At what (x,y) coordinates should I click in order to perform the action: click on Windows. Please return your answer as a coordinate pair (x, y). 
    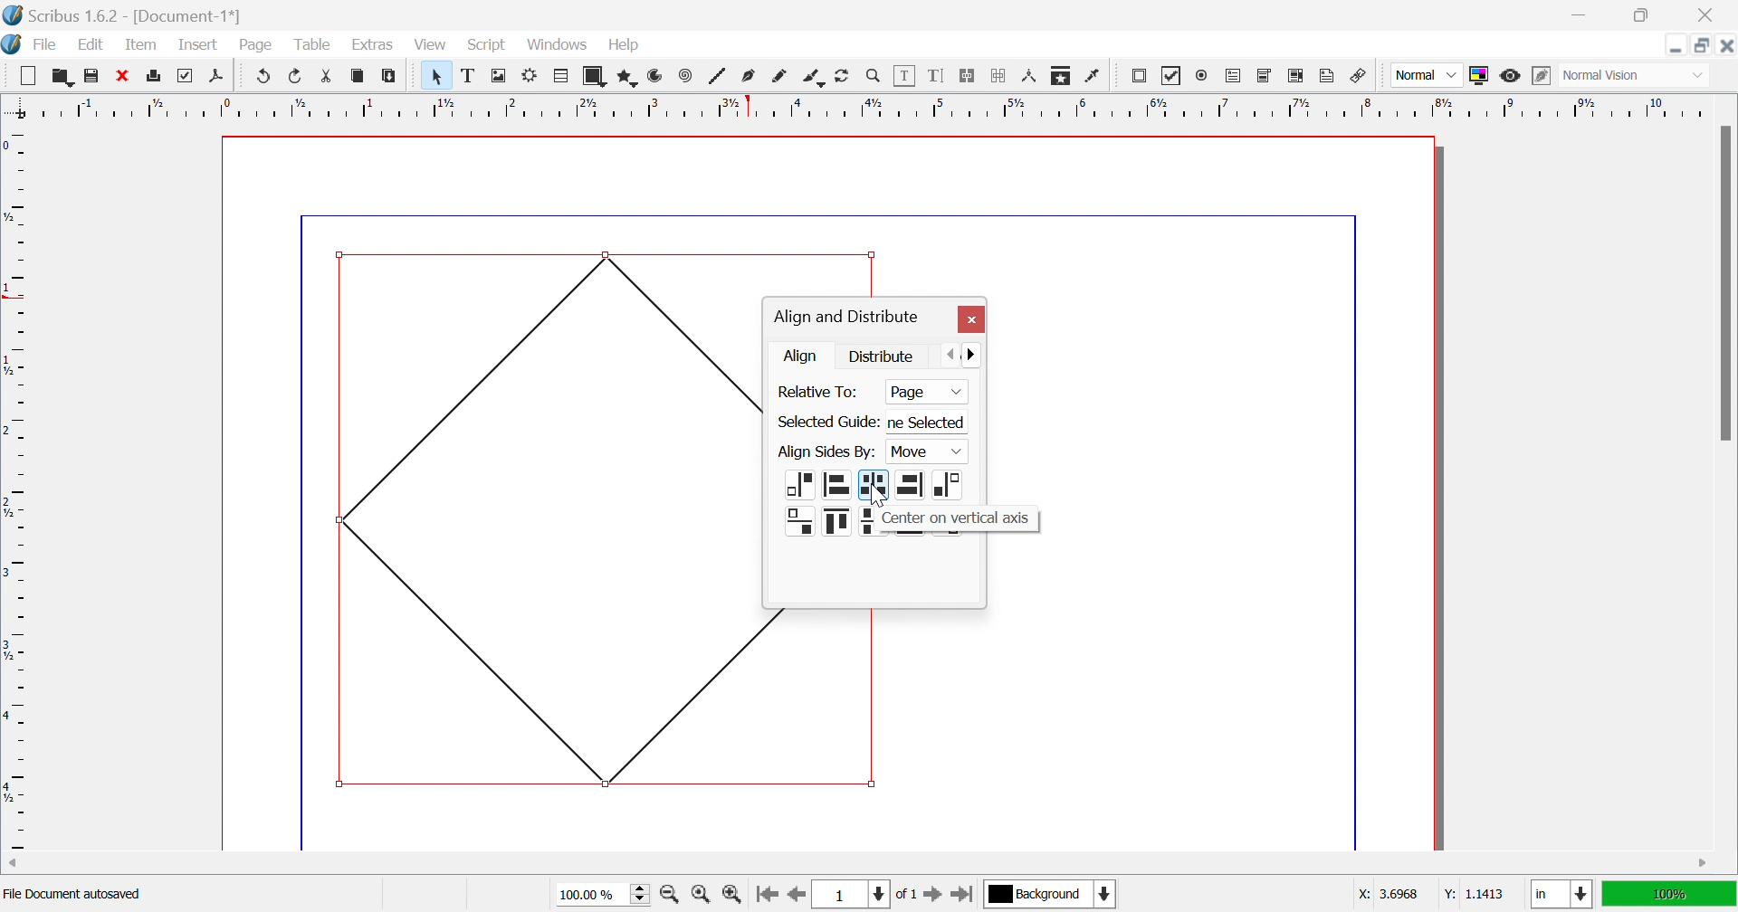
    Looking at the image, I should click on (559, 45).